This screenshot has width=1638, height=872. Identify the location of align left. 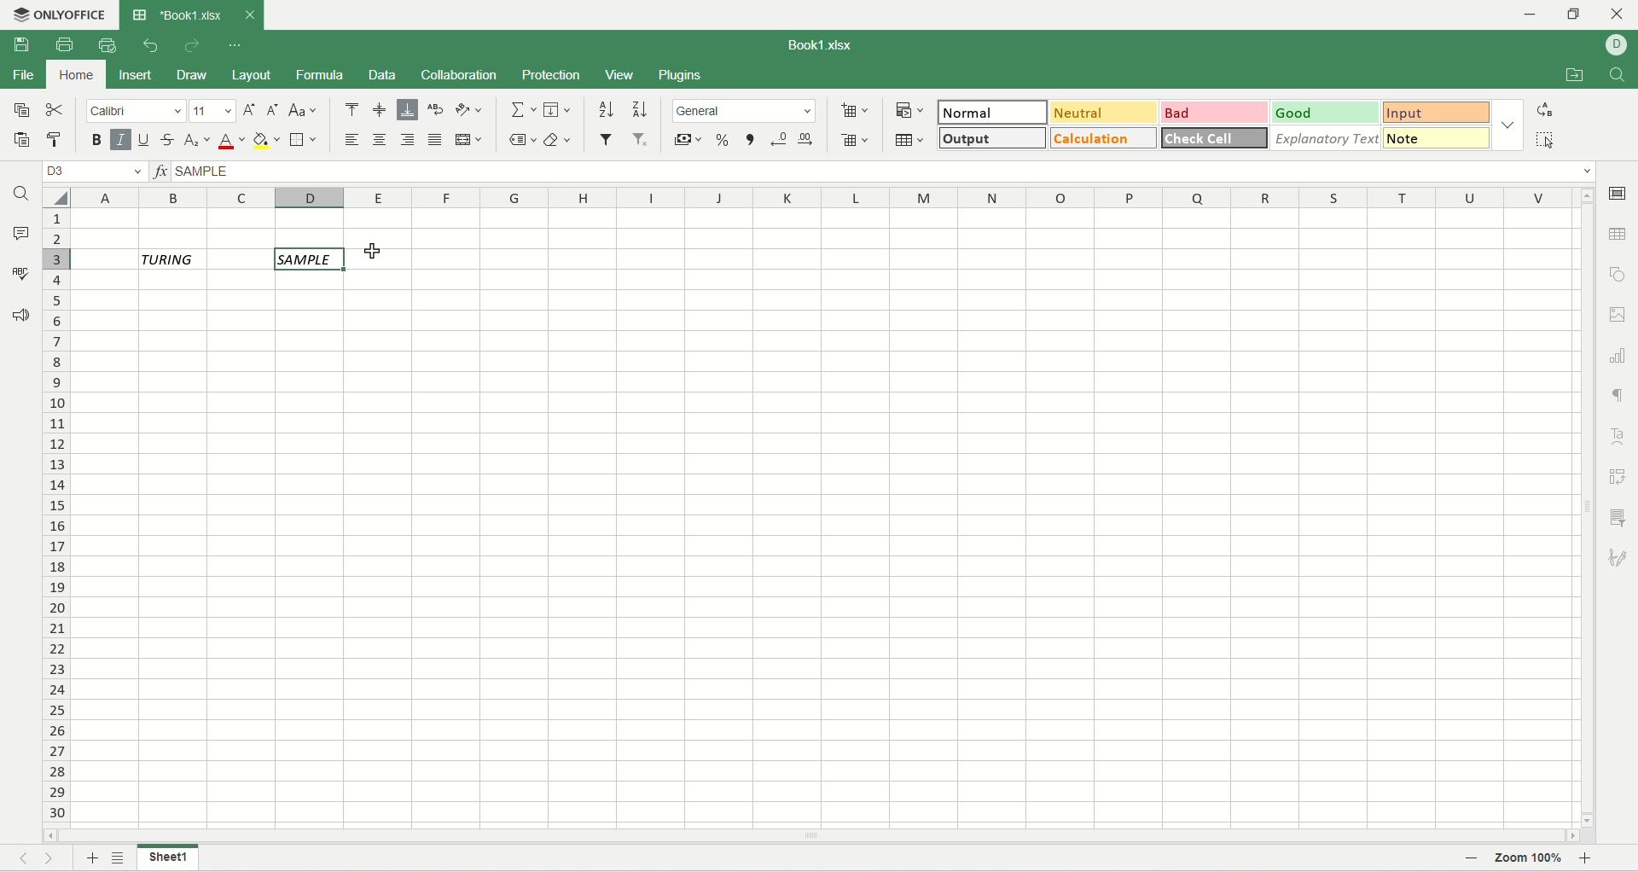
(355, 139).